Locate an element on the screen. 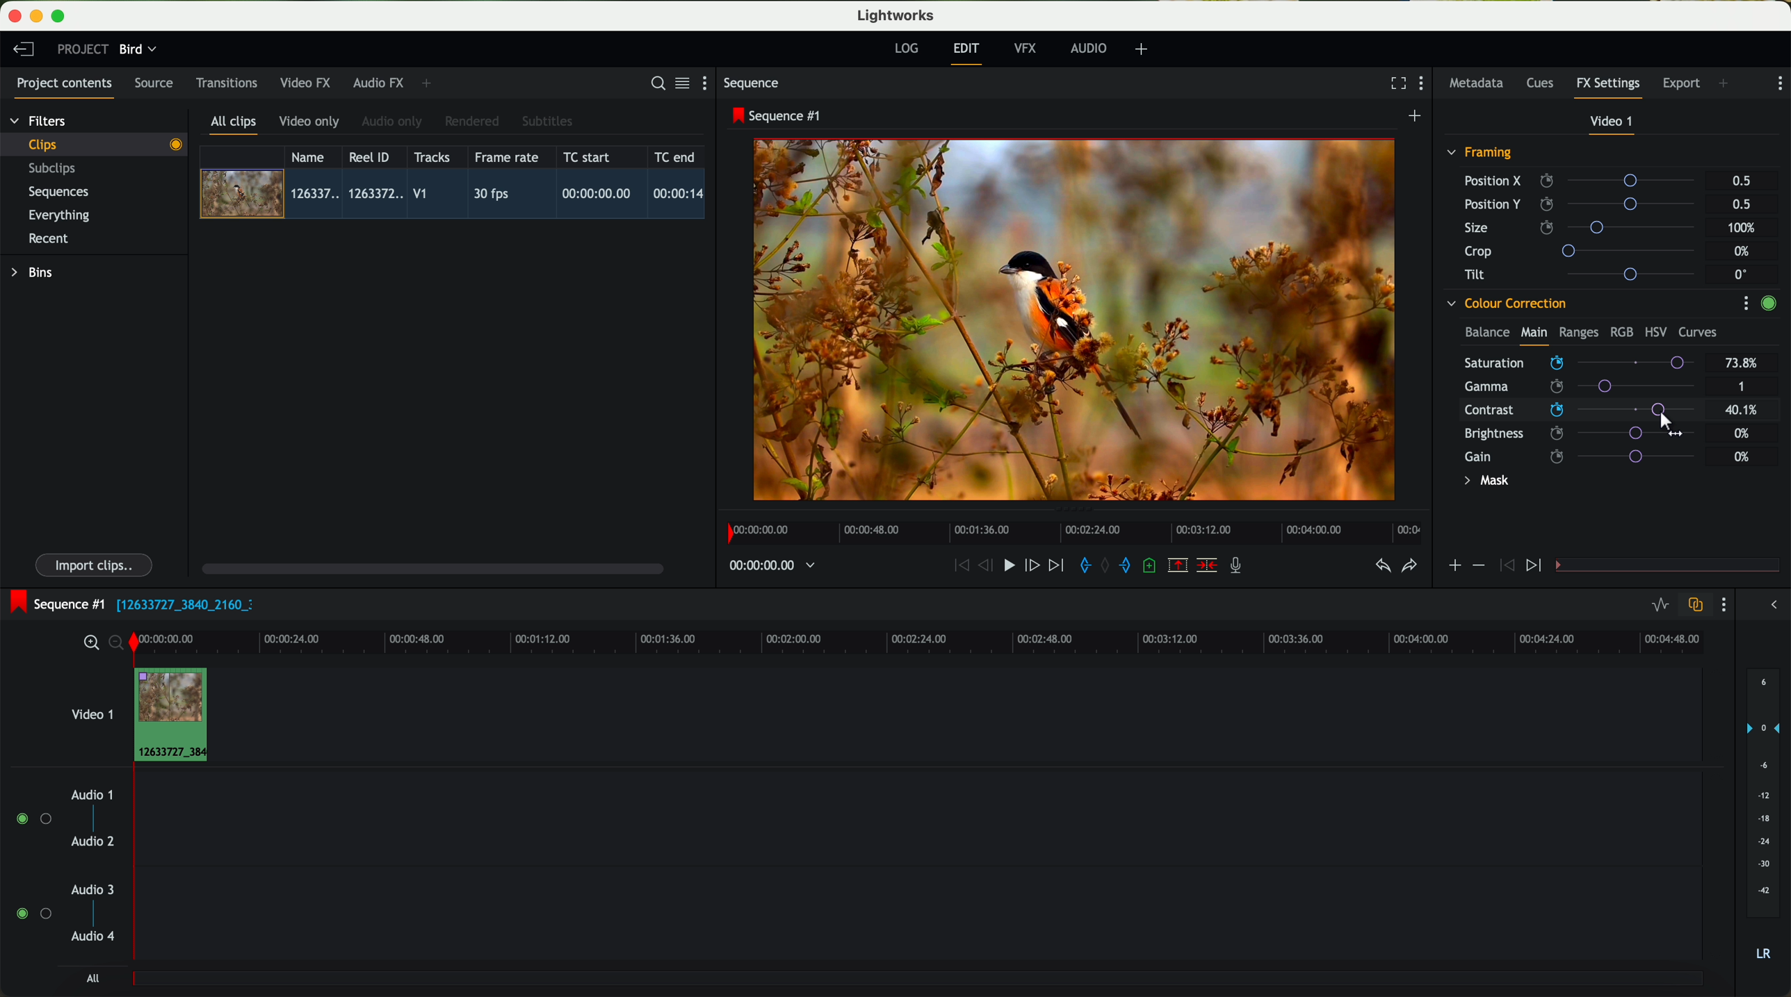 Image resolution: width=1791 pixels, height=997 pixels. edit is located at coordinates (969, 52).